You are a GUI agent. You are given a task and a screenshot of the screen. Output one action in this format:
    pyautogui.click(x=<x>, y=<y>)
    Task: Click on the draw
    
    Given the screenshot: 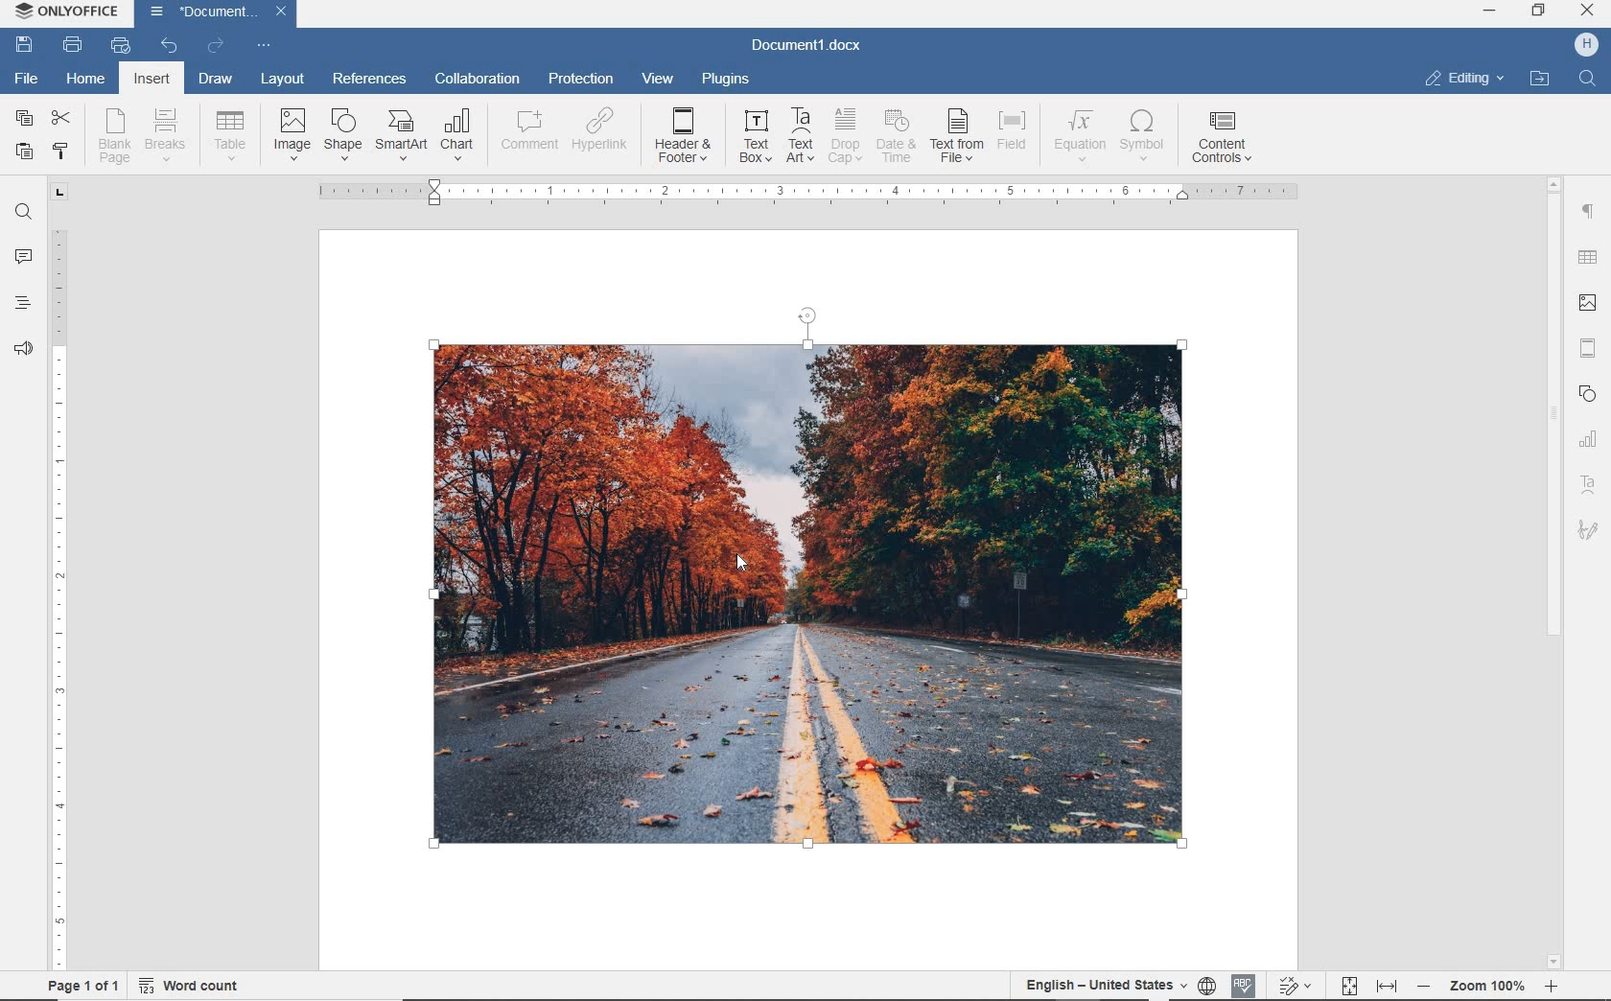 What is the action you would take?
    pyautogui.click(x=217, y=80)
    